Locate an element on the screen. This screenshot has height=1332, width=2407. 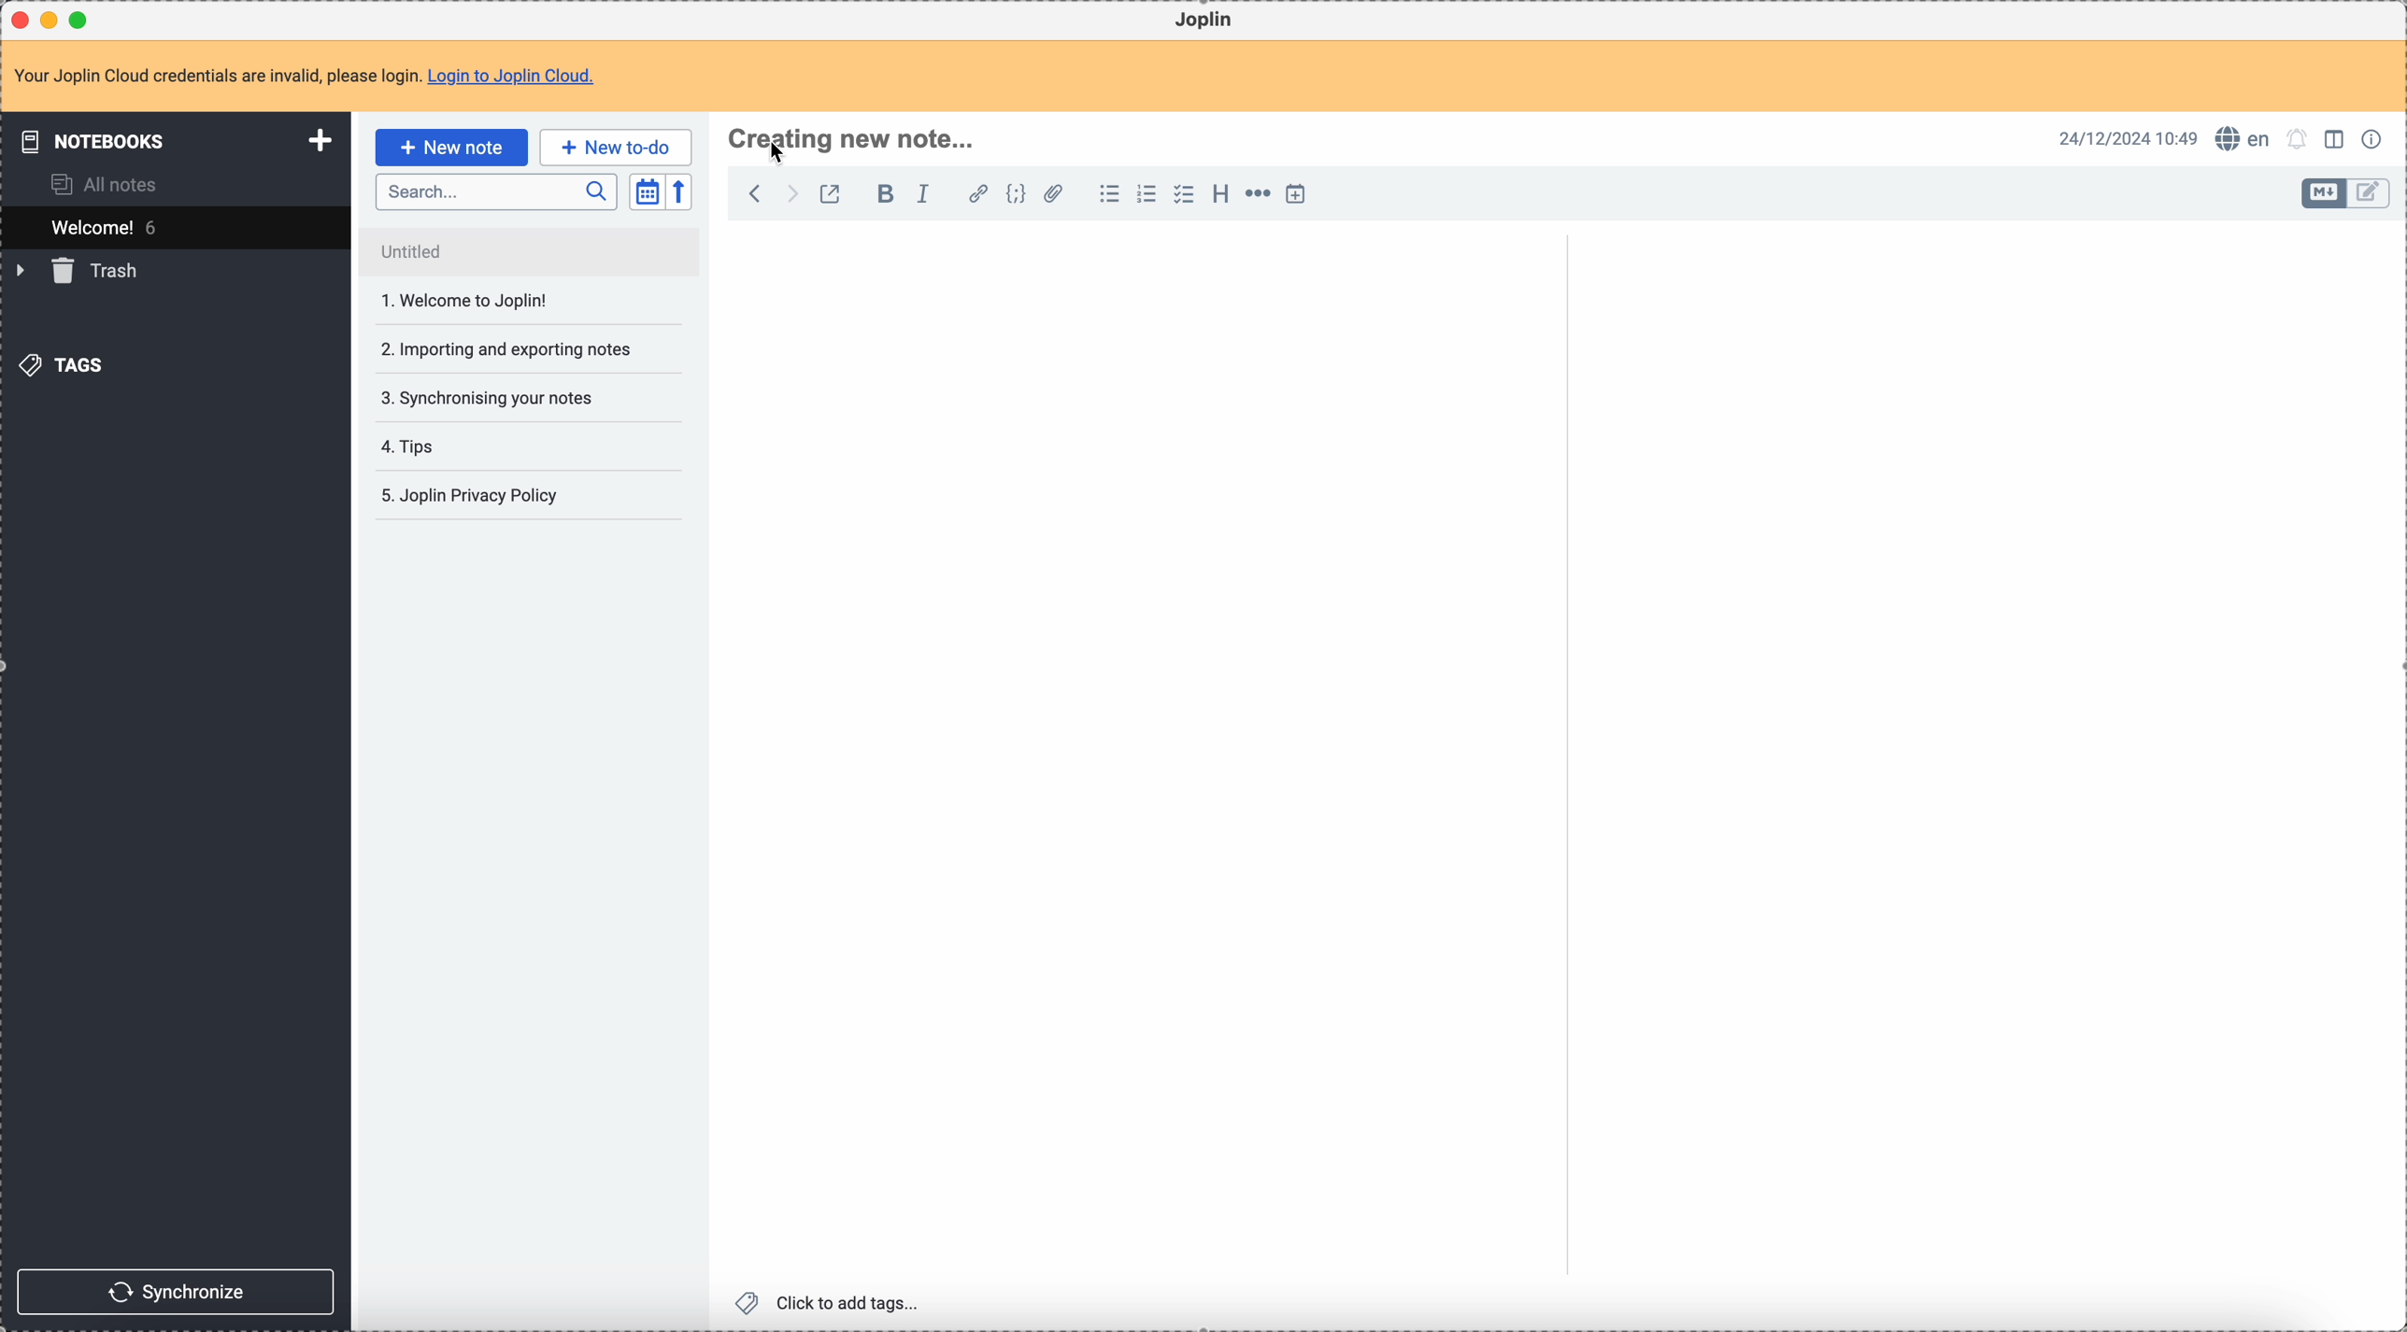
toggle external editing is located at coordinates (829, 193).